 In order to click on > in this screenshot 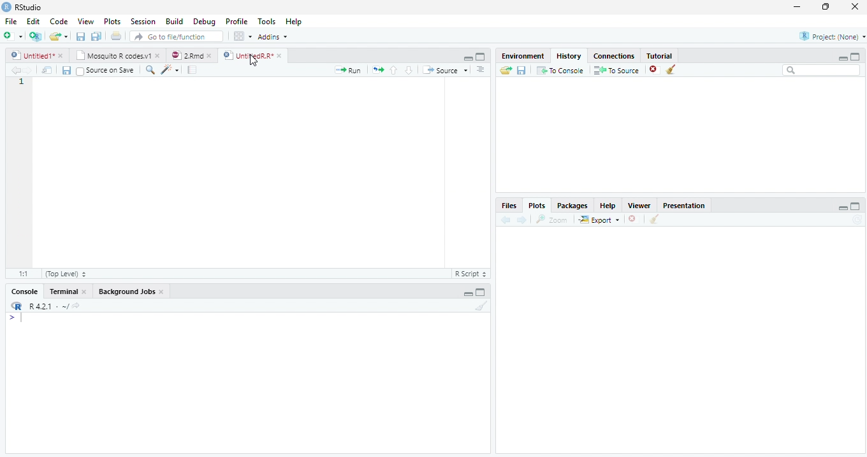, I will do `click(8, 317)`.